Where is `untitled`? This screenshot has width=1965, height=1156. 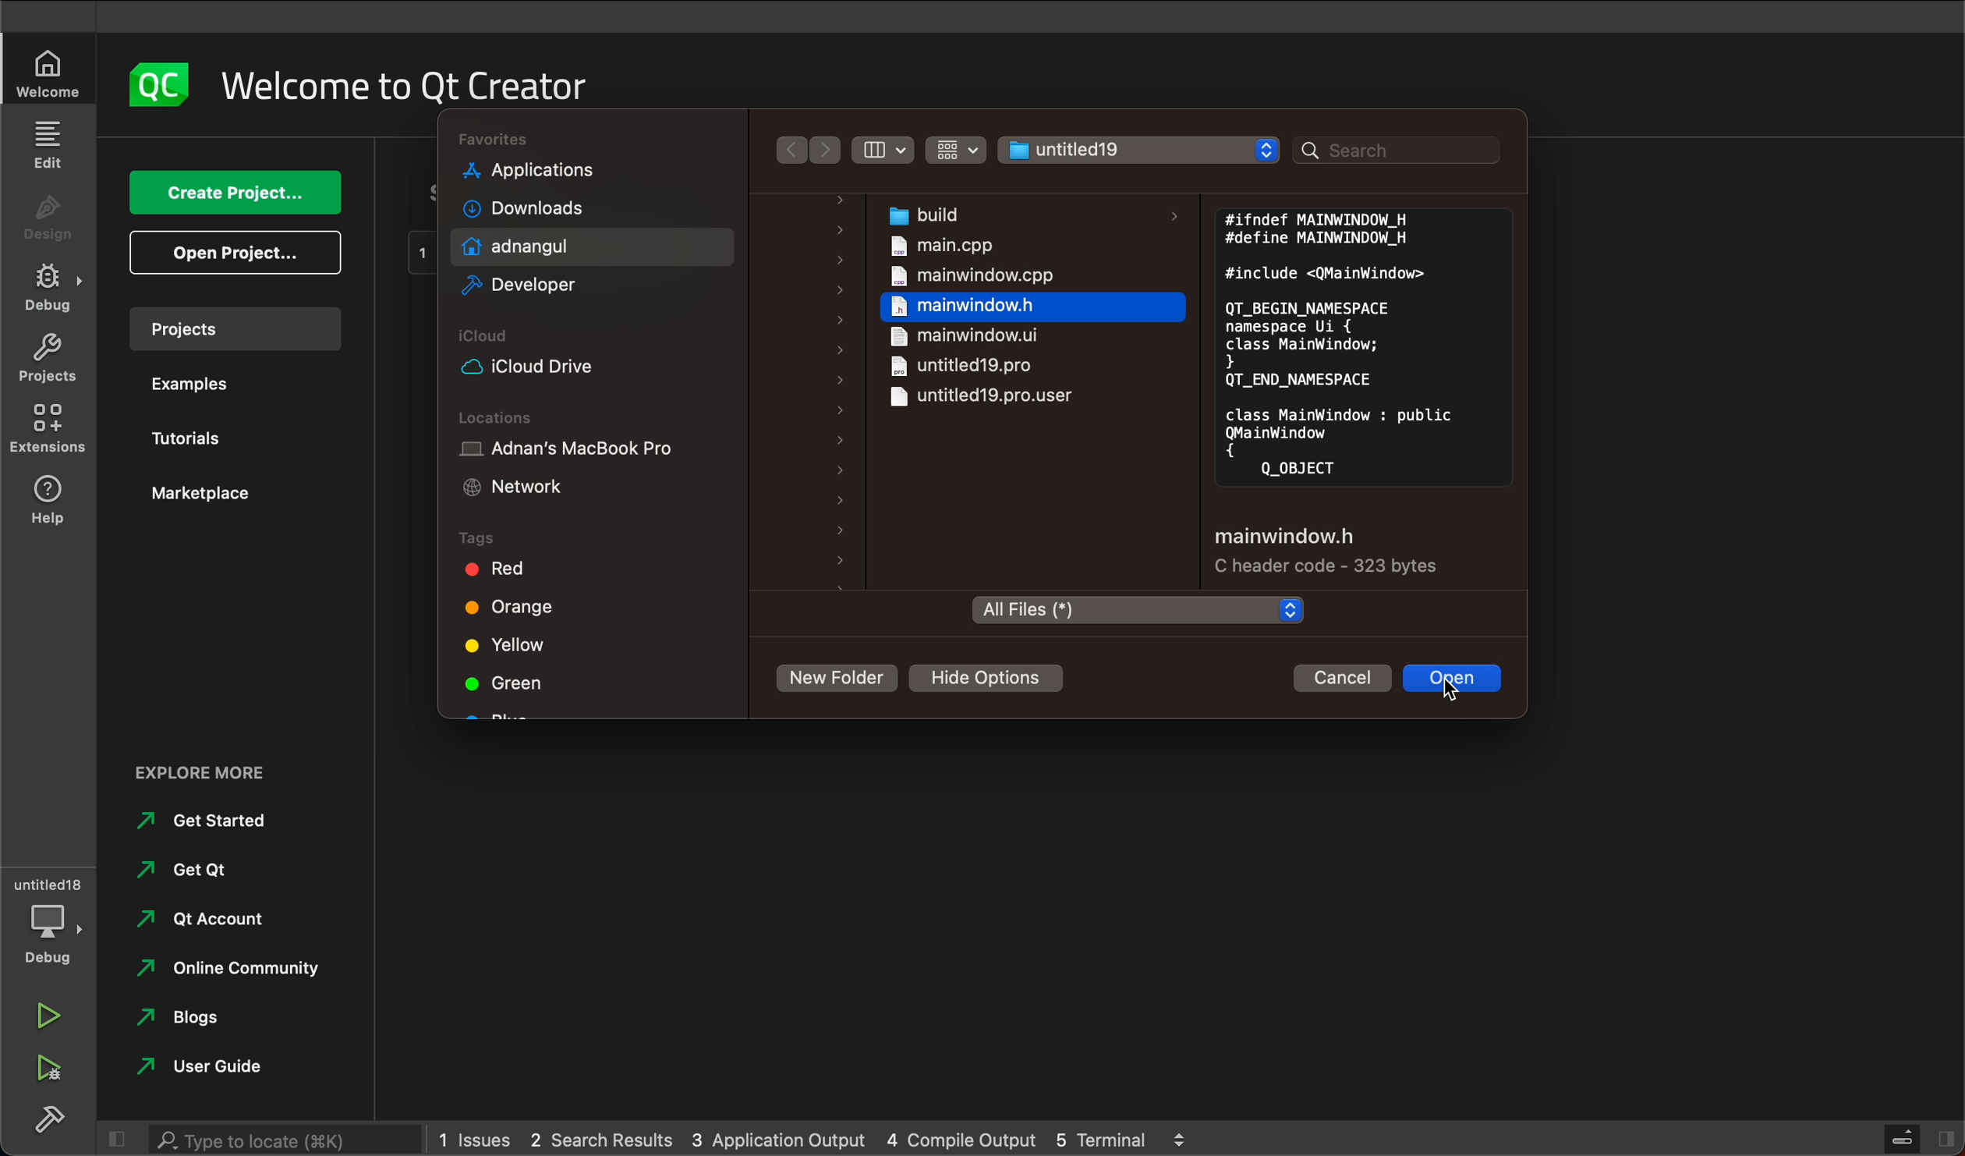 untitled is located at coordinates (47, 883).